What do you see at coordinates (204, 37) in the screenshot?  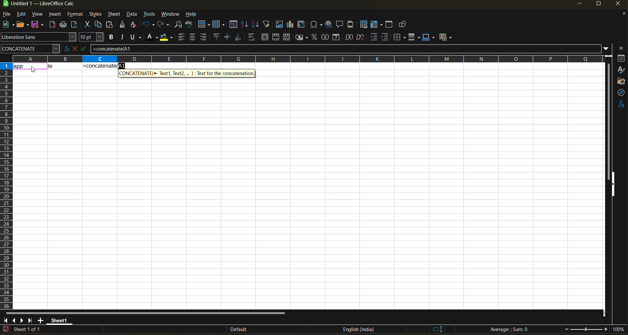 I see `align right` at bounding box center [204, 37].